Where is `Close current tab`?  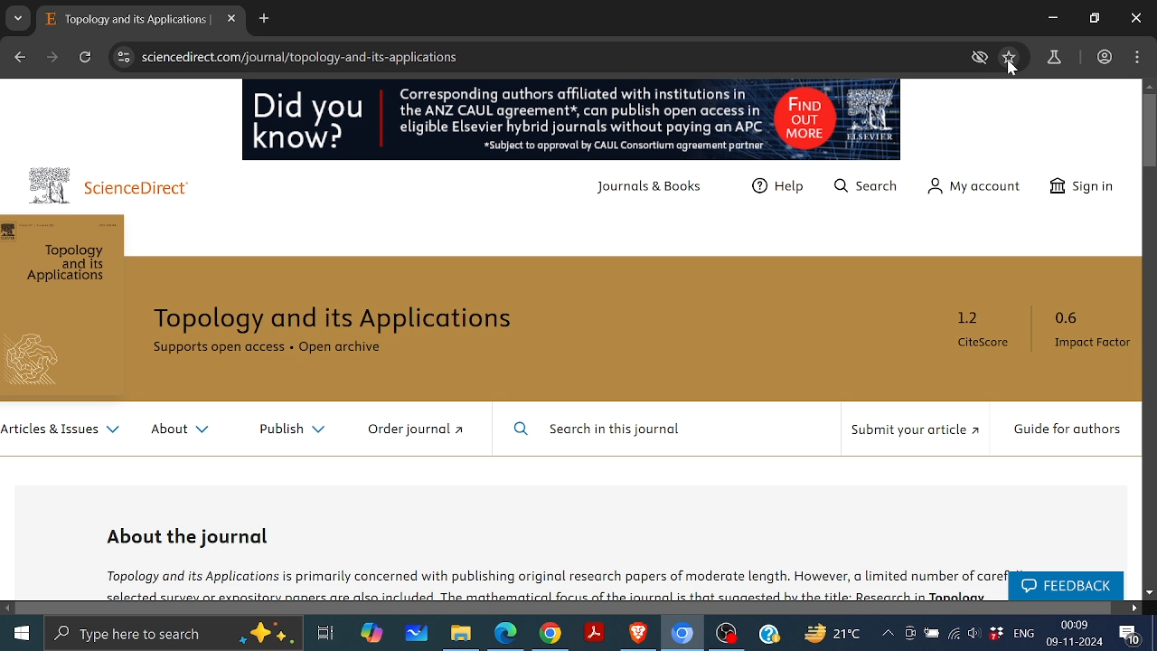 Close current tab is located at coordinates (230, 19).